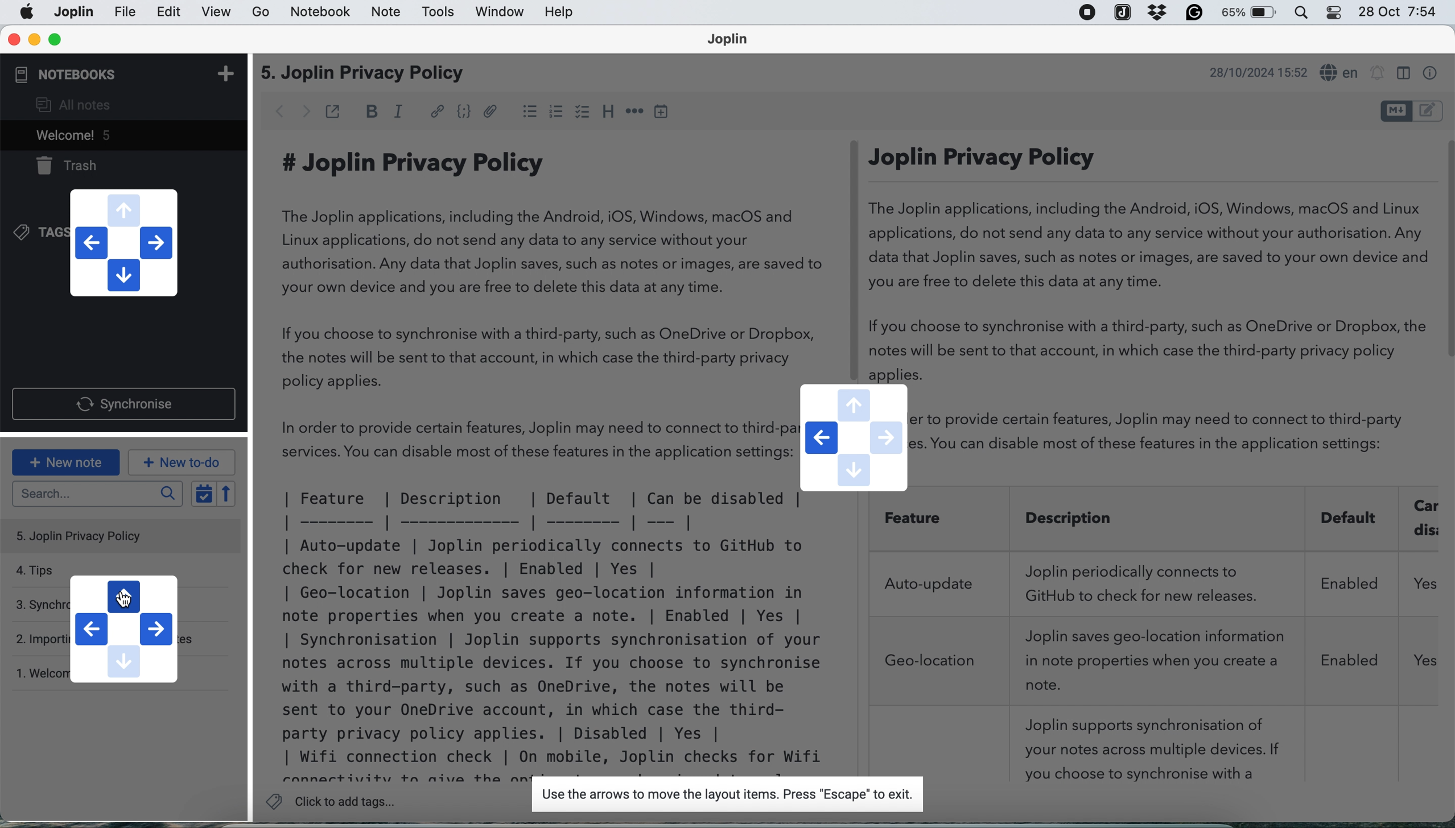 The height and width of the screenshot is (828, 1455). I want to click on tools, so click(439, 13).